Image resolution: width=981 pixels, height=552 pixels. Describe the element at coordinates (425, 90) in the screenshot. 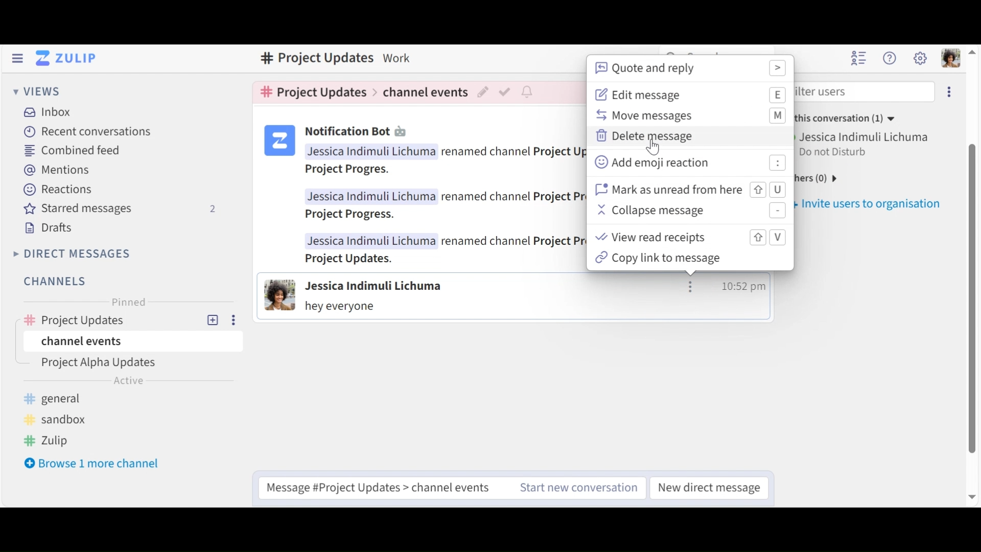

I see `Channel events` at that location.